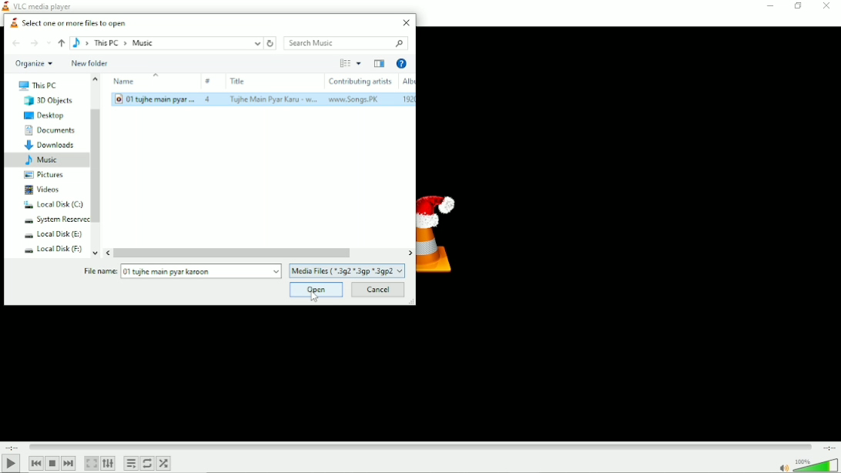  What do you see at coordinates (52, 250) in the screenshot?
I see `Local Disk (F:)` at bounding box center [52, 250].